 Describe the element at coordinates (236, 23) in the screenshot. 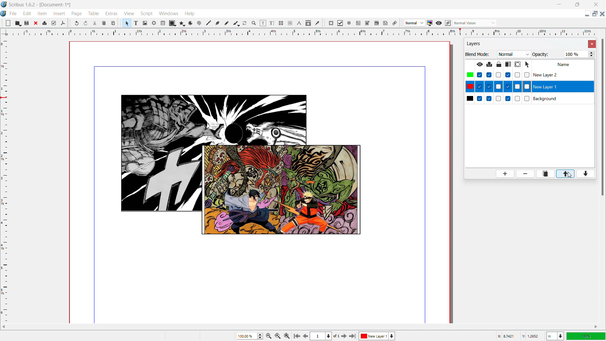

I see `caligraphic line` at that location.